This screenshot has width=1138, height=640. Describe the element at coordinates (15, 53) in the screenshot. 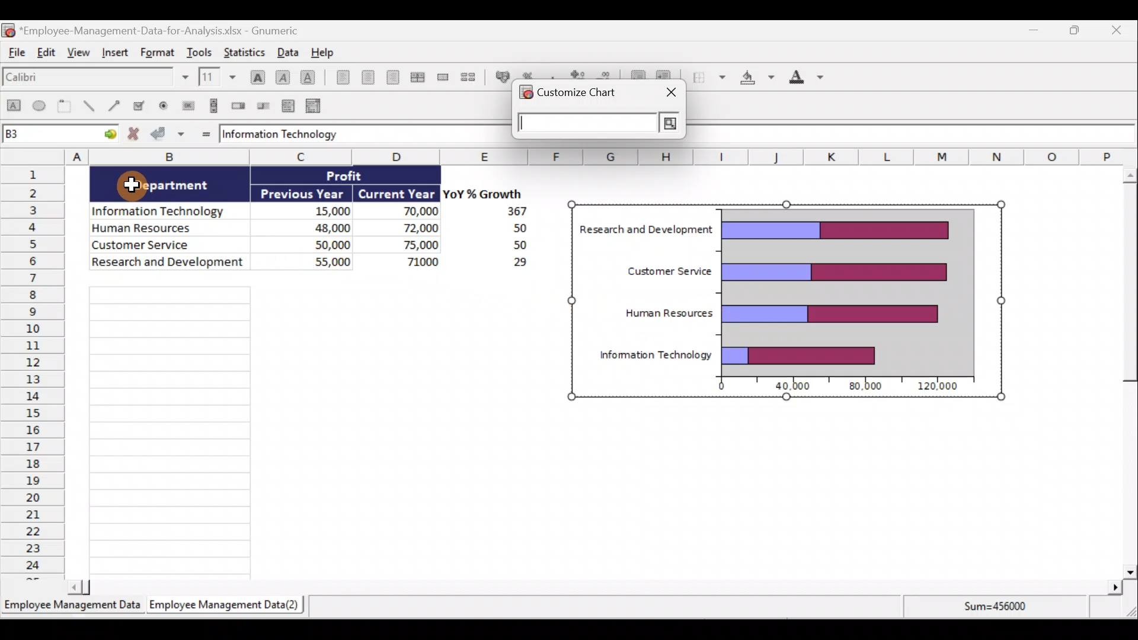

I see `File` at that location.